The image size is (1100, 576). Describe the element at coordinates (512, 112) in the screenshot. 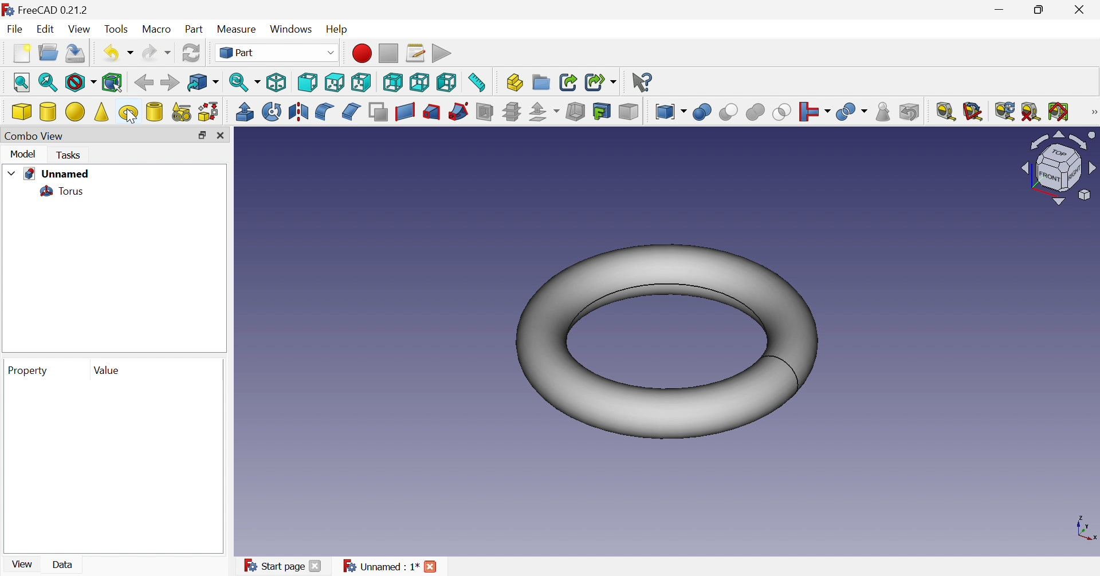

I see `Cross-section` at that location.